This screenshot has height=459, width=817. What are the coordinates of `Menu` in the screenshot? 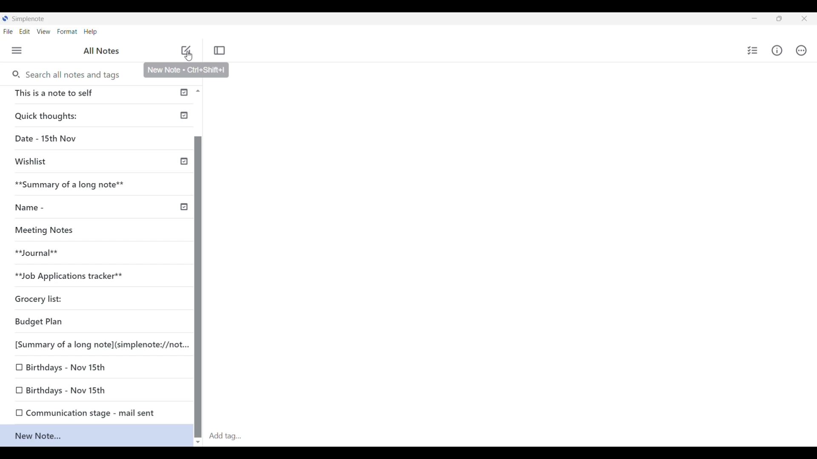 It's located at (17, 51).